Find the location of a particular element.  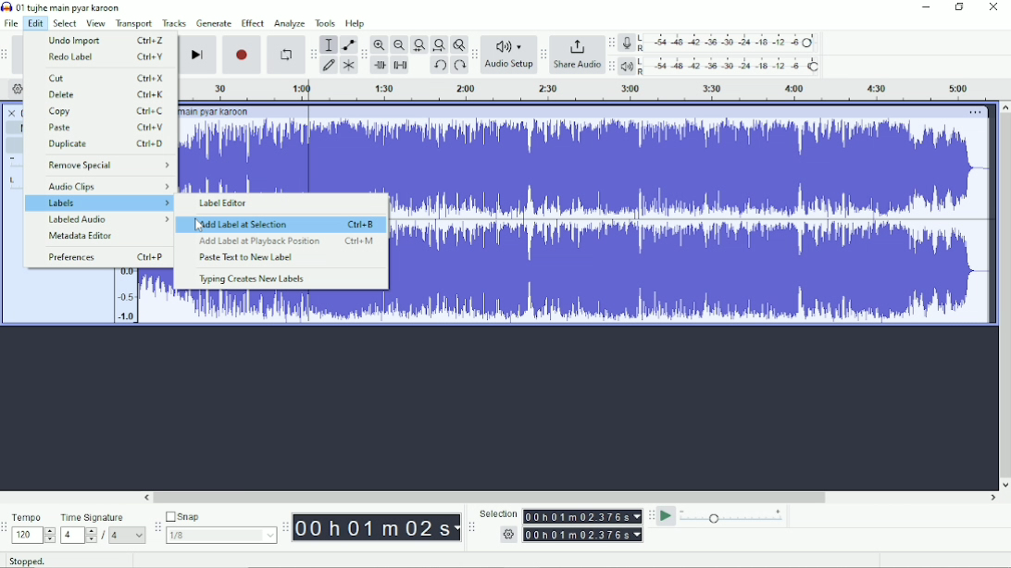

Delete is located at coordinates (107, 94).